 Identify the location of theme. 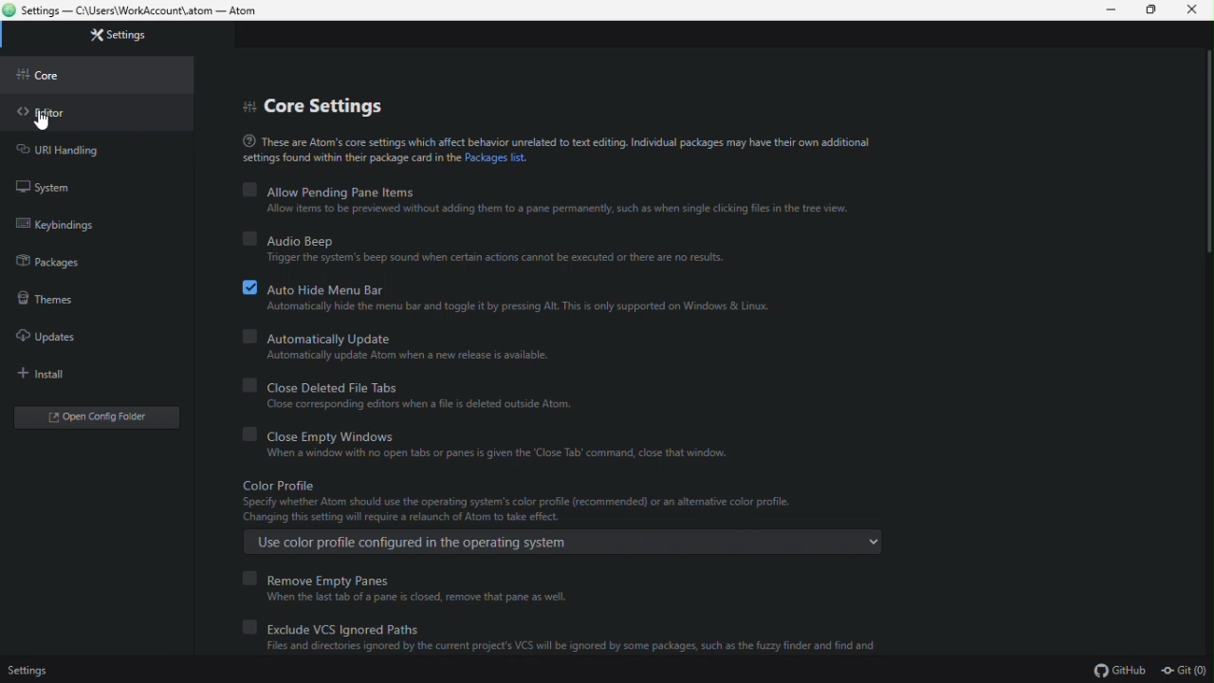
(96, 300).